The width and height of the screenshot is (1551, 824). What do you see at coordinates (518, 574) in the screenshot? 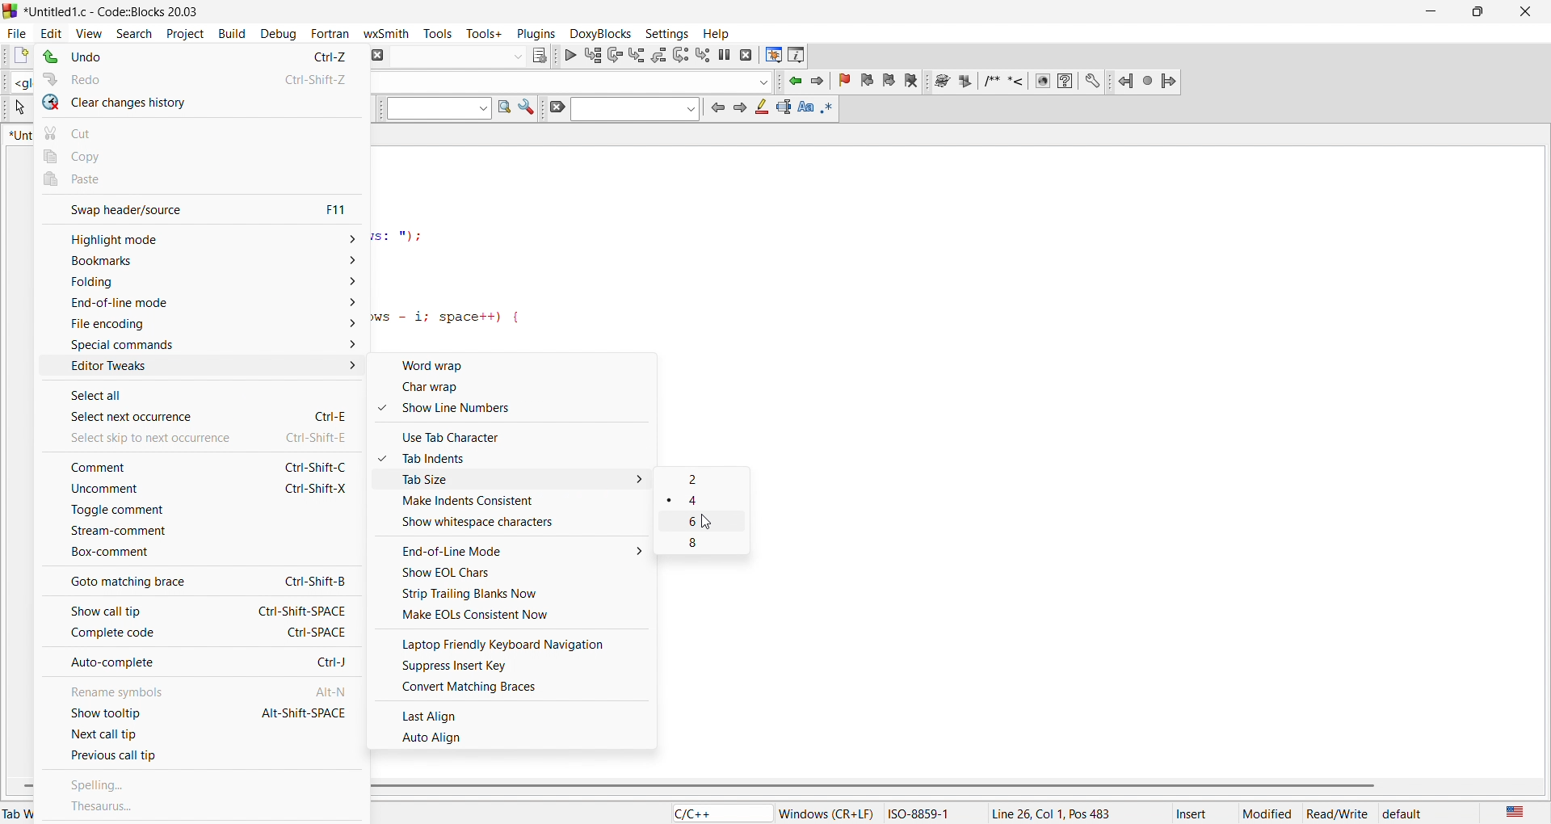
I see `show eol charts` at bounding box center [518, 574].